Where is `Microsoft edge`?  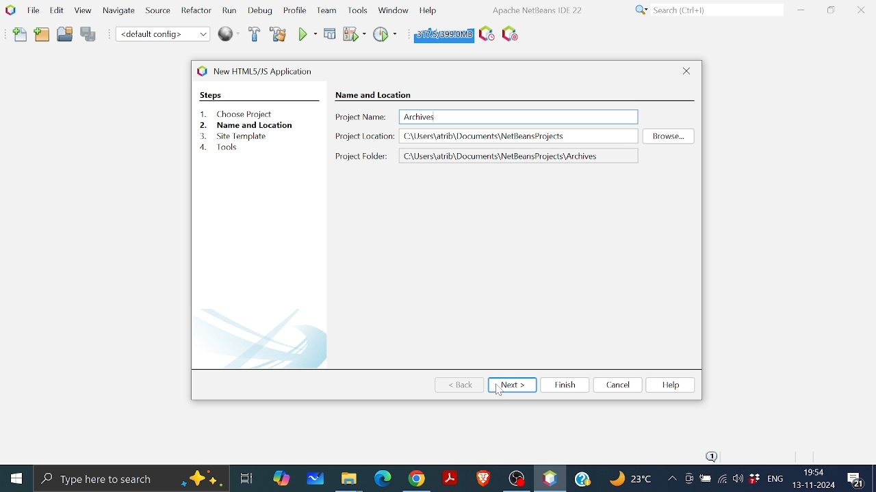
Microsoft edge is located at coordinates (381, 478).